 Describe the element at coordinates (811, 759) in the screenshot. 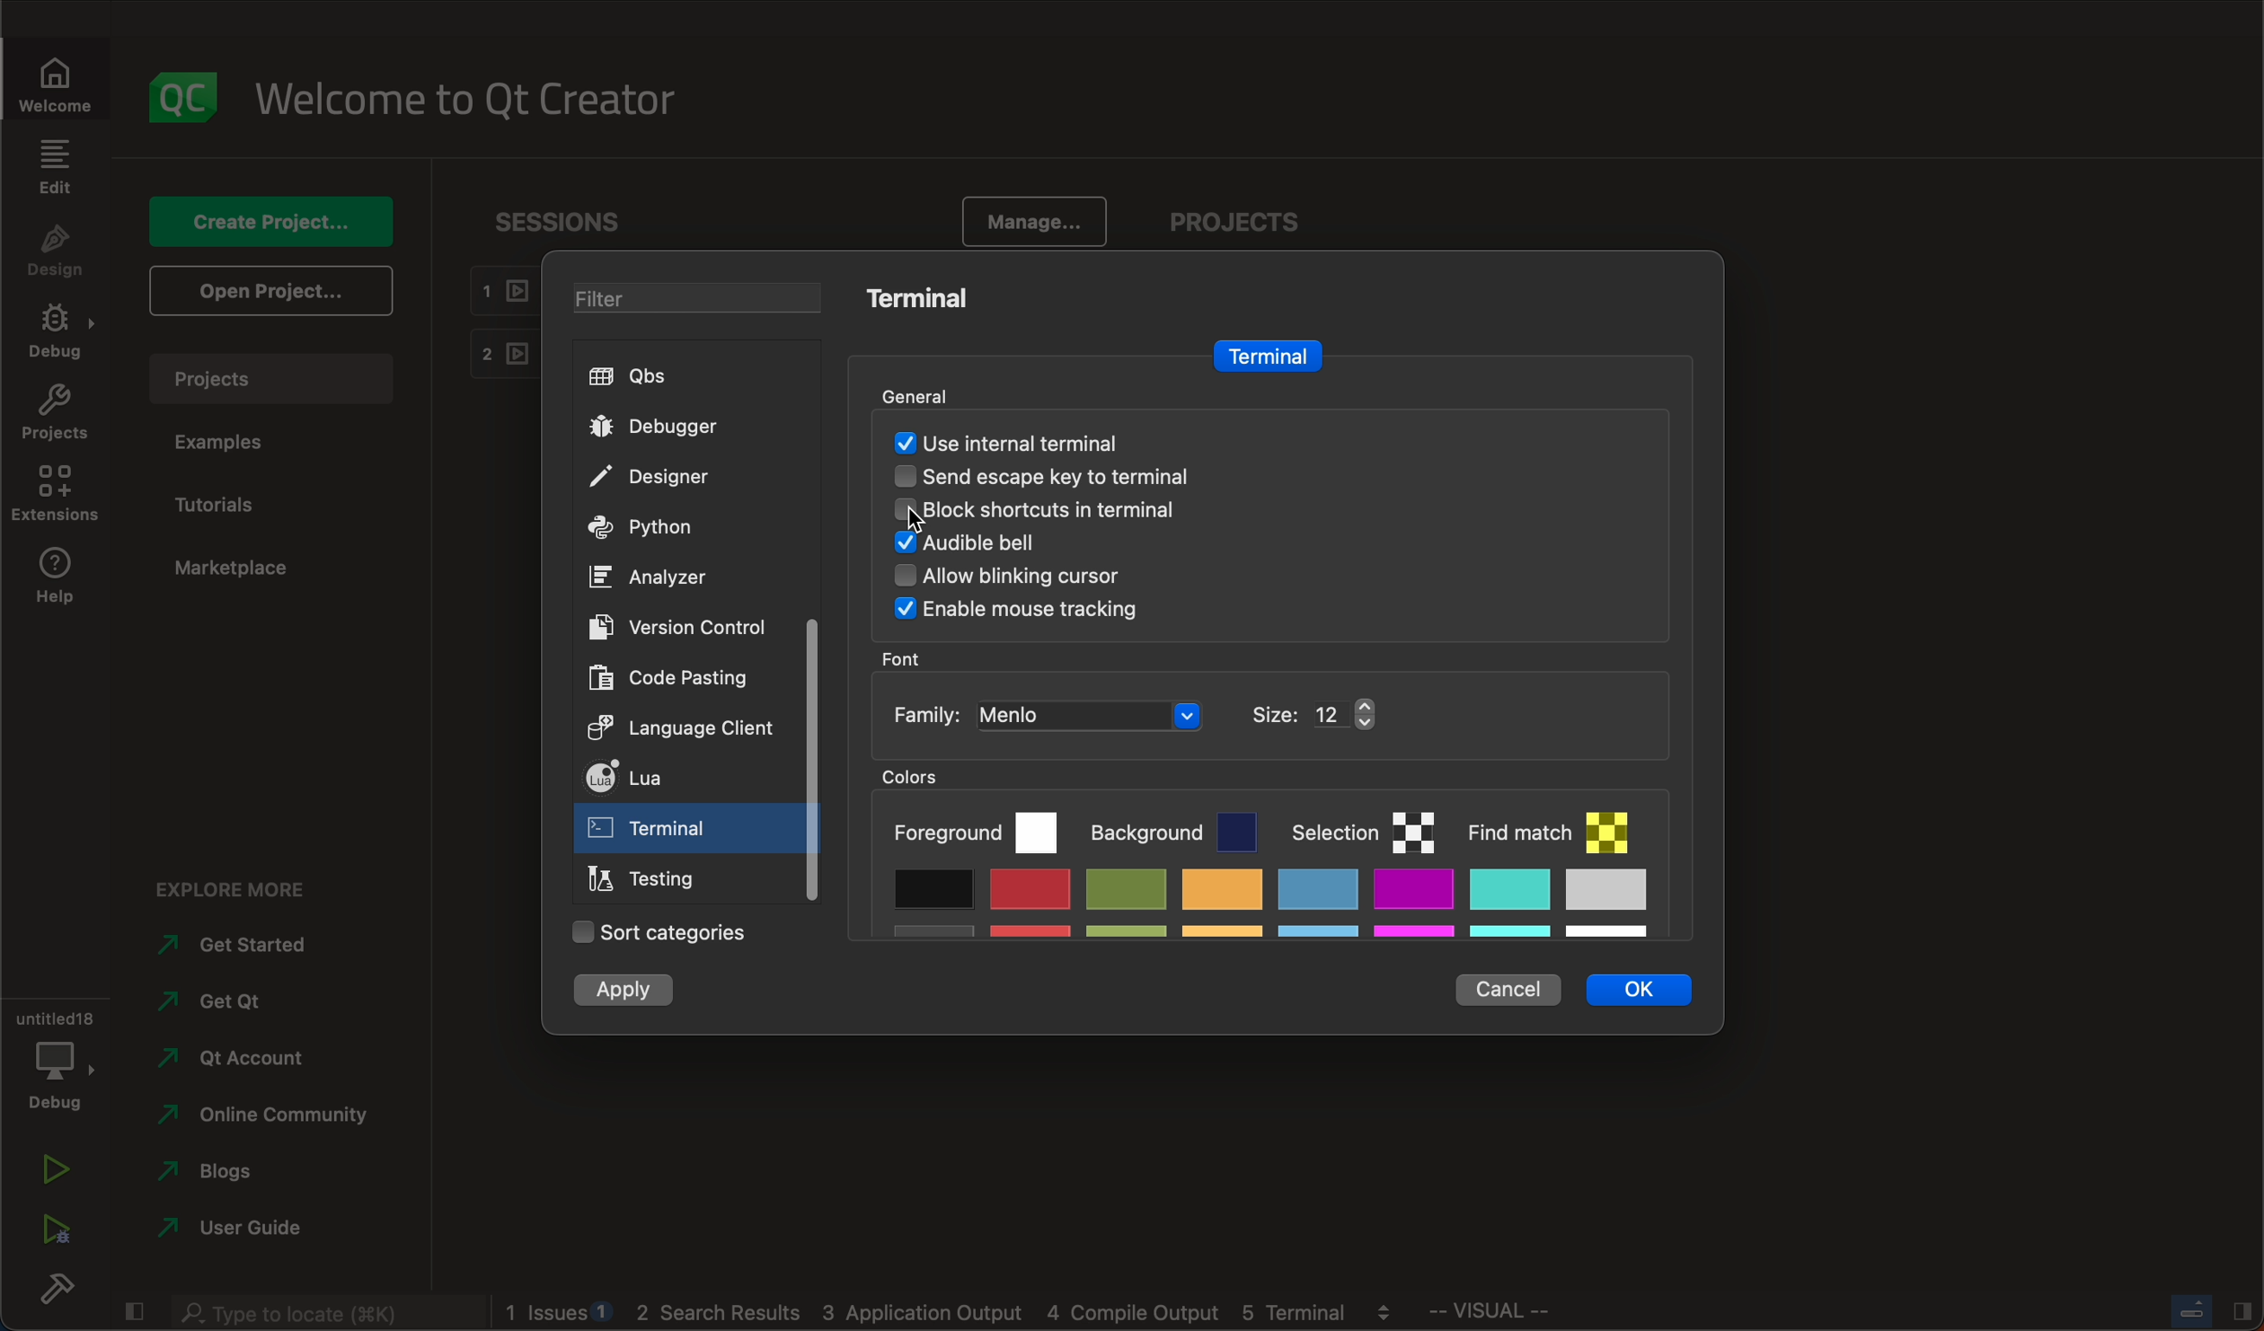

I see `scrollbar` at that location.